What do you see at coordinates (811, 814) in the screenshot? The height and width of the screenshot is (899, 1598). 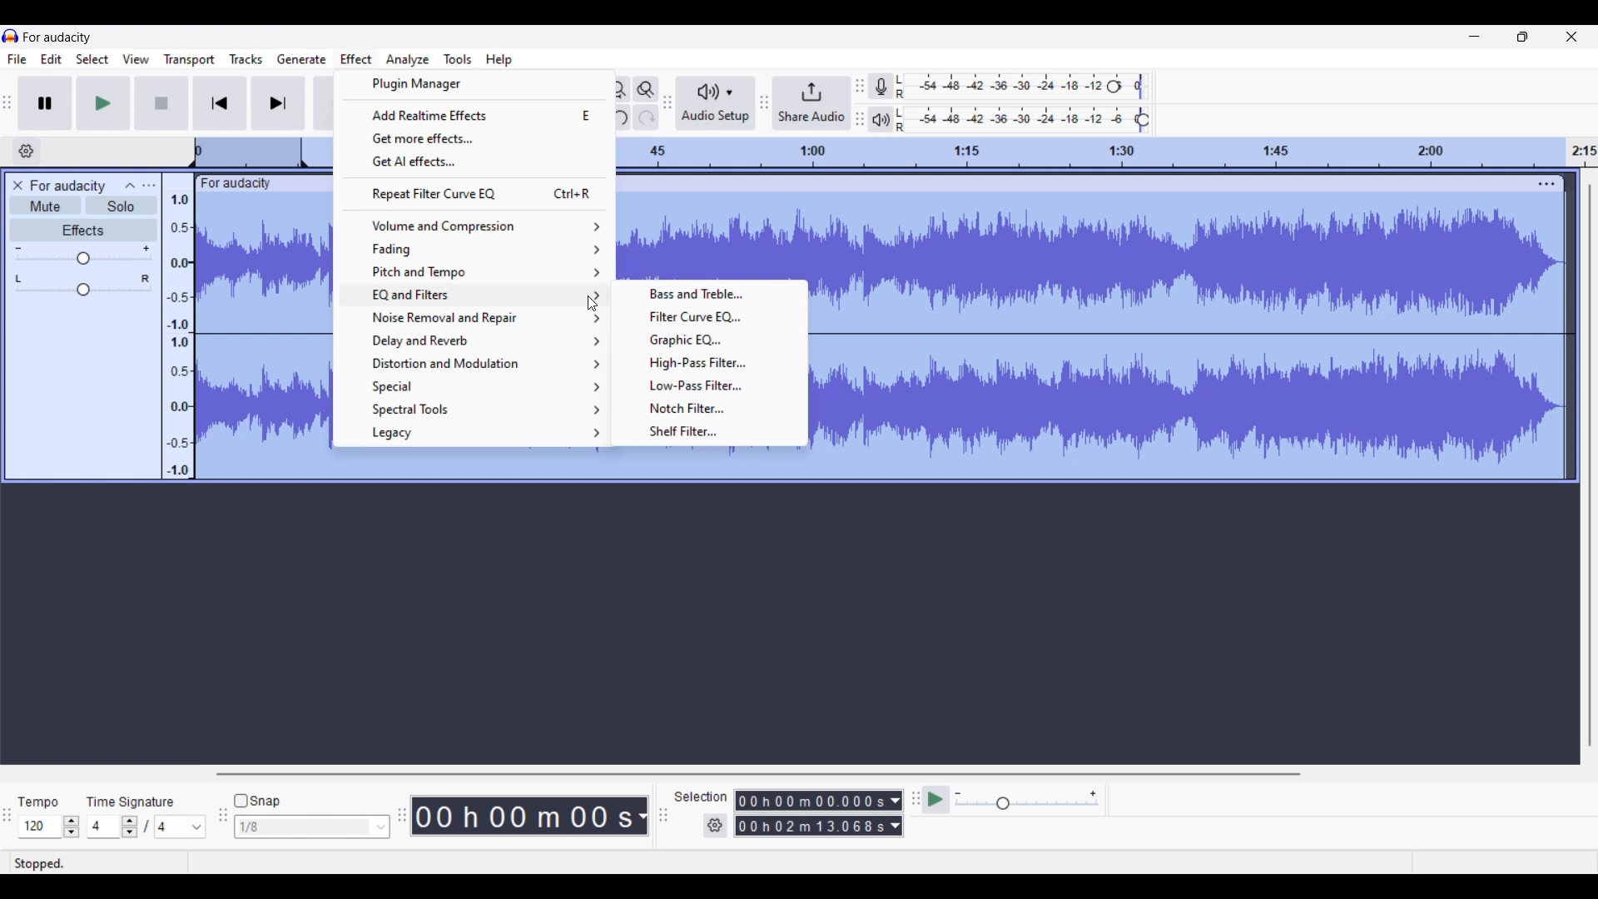 I see `Selection duration` at bounding box center [811, 814].